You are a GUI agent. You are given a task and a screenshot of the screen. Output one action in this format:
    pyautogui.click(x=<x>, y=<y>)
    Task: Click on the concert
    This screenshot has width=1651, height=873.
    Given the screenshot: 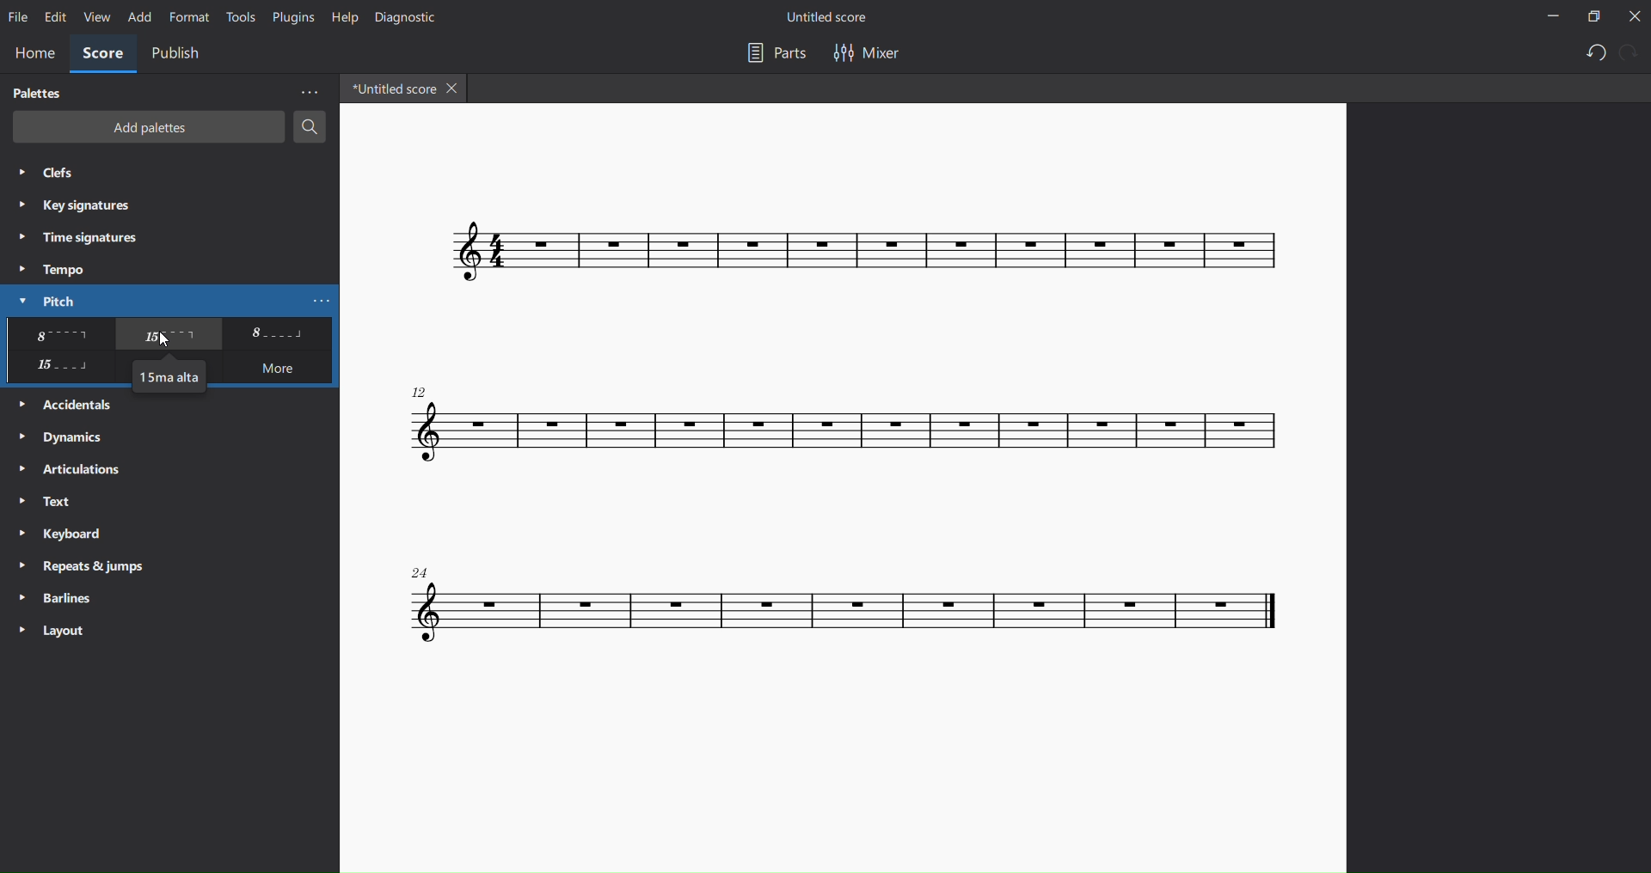 What is the action you would take?
    pyautogui.click(x=845, y=438)
    